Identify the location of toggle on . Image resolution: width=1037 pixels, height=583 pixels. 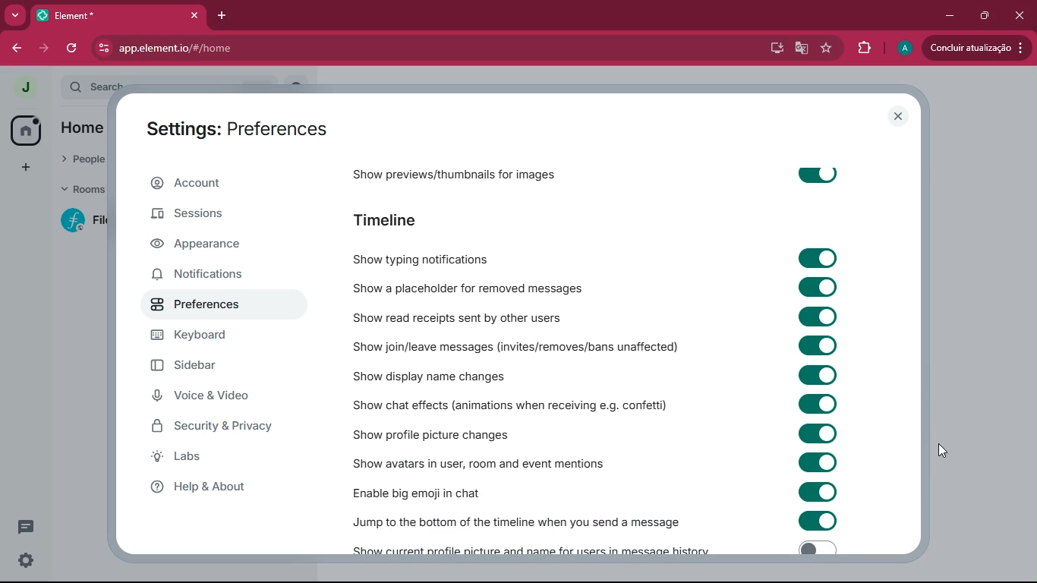
(821, 462).